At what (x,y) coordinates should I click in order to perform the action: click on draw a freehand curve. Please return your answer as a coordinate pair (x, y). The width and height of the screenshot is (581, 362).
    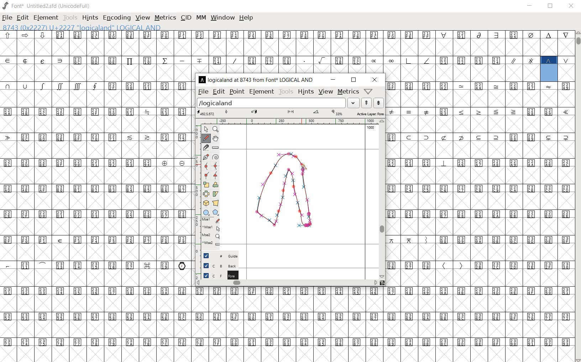
    Looking at the image, I should click on (205, 139).